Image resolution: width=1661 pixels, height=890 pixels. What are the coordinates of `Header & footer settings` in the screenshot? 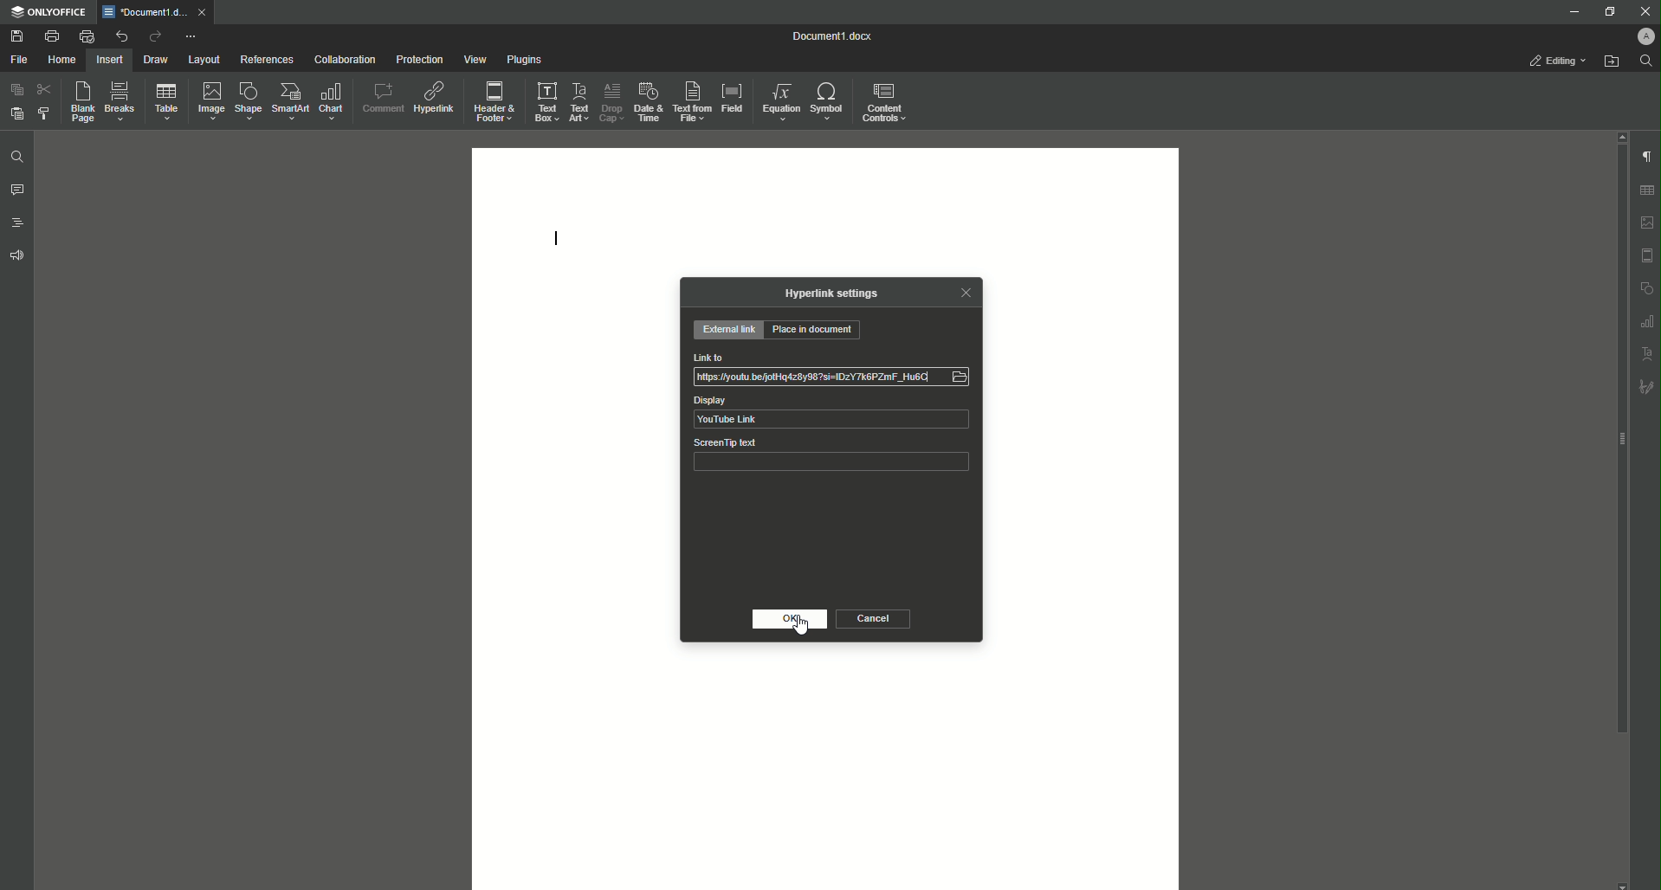 It's located at (1649, 256).